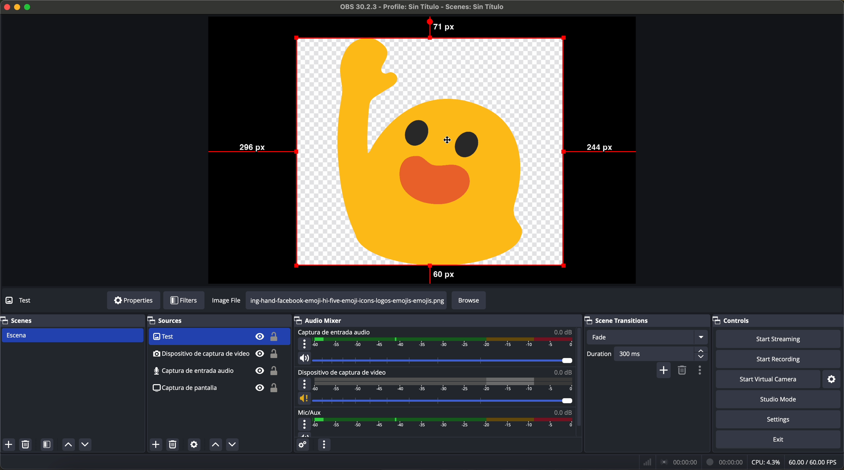 The width and height of the screenshot is (844, 470). I want to click on remove selected scene, so click(25, 445).